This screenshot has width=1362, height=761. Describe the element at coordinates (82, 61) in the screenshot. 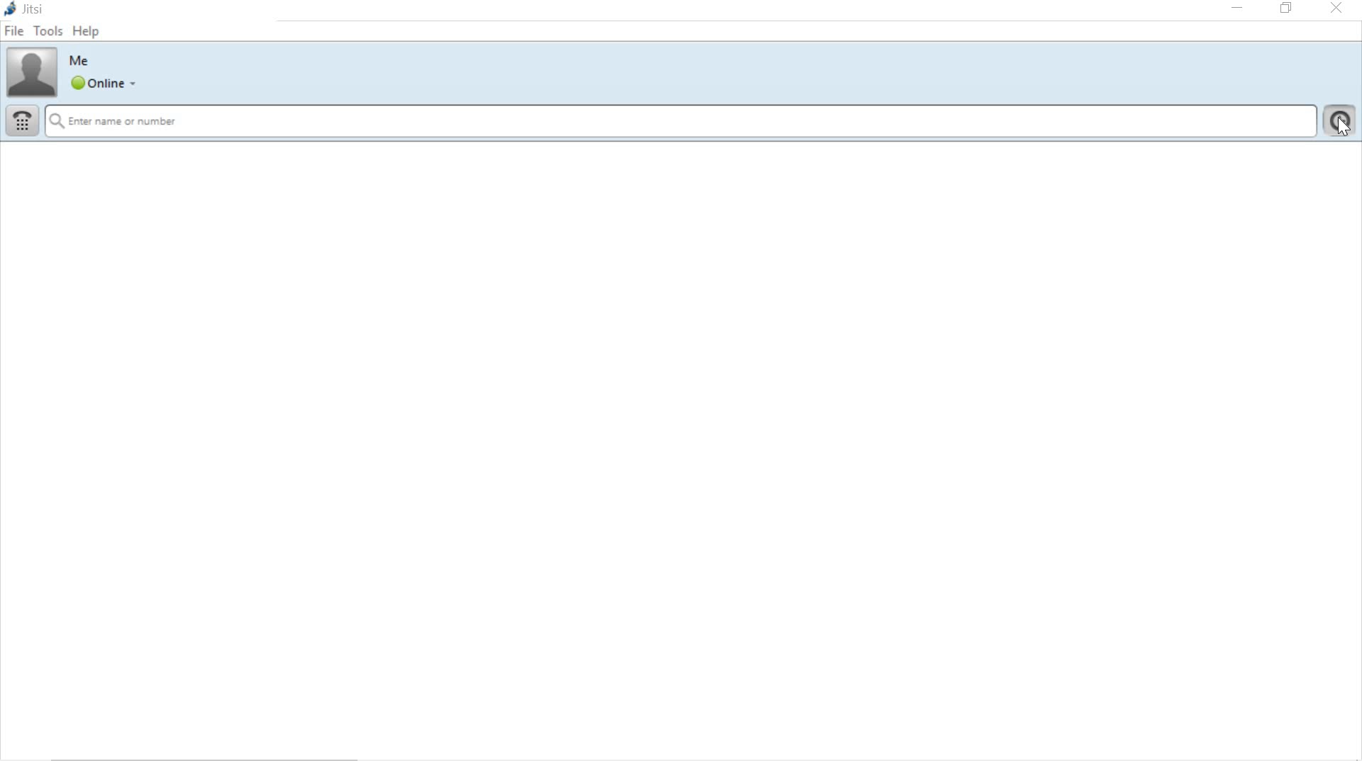

I see `Me` at that location.